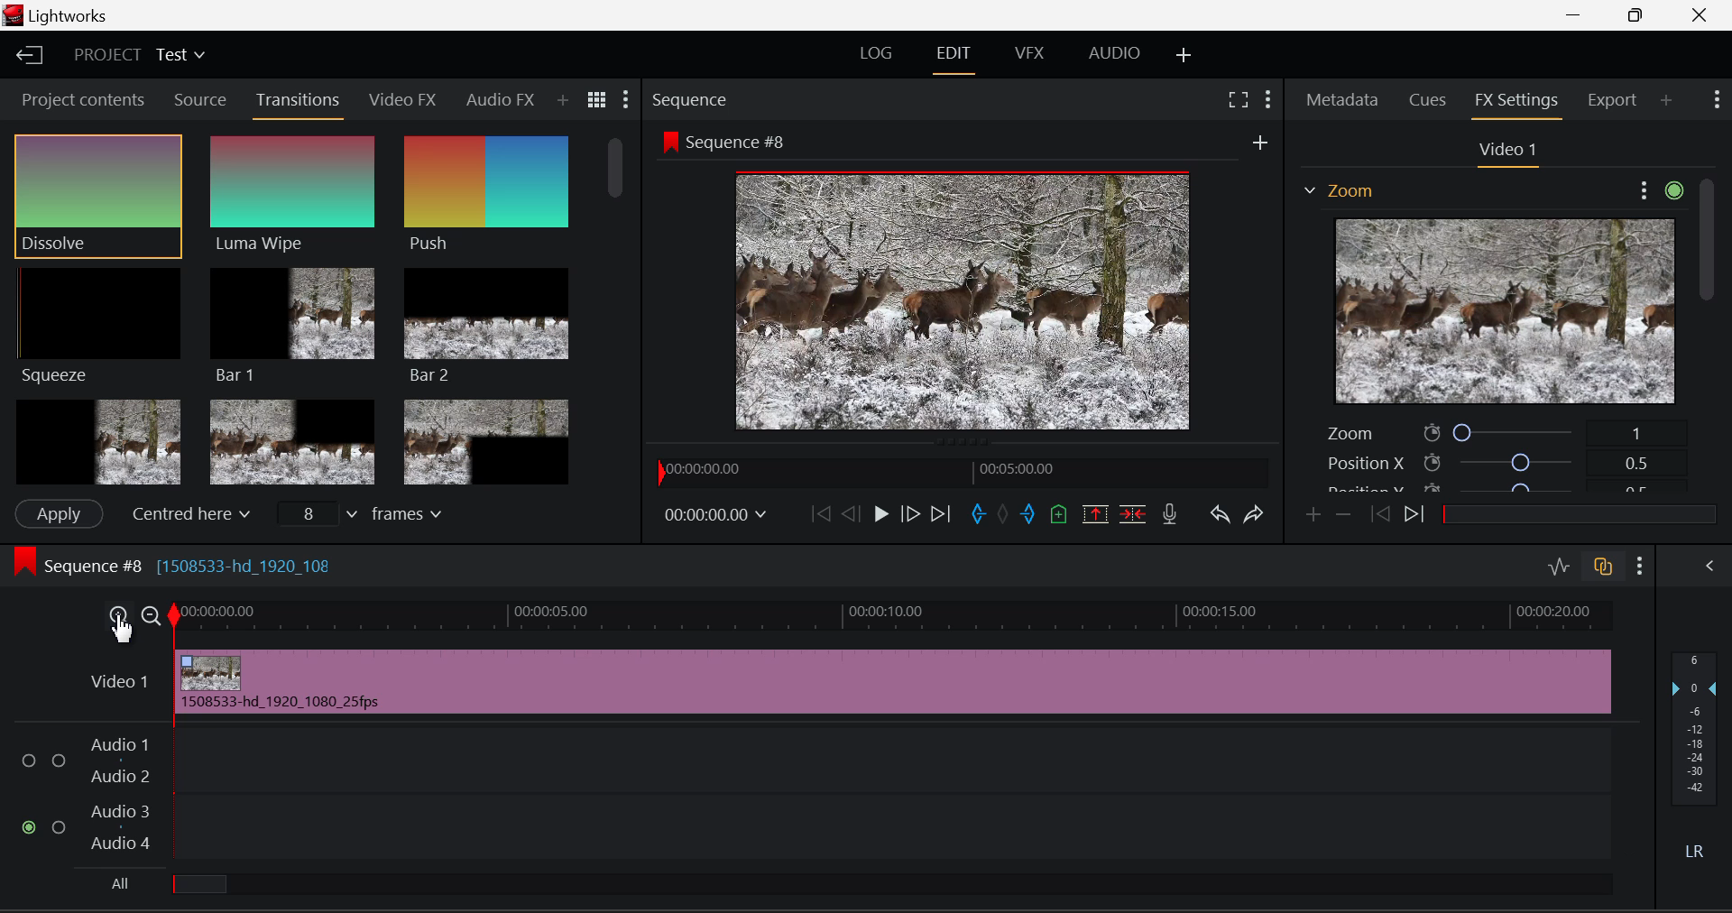  I want to click on Show Settings, so click(1265, 98).